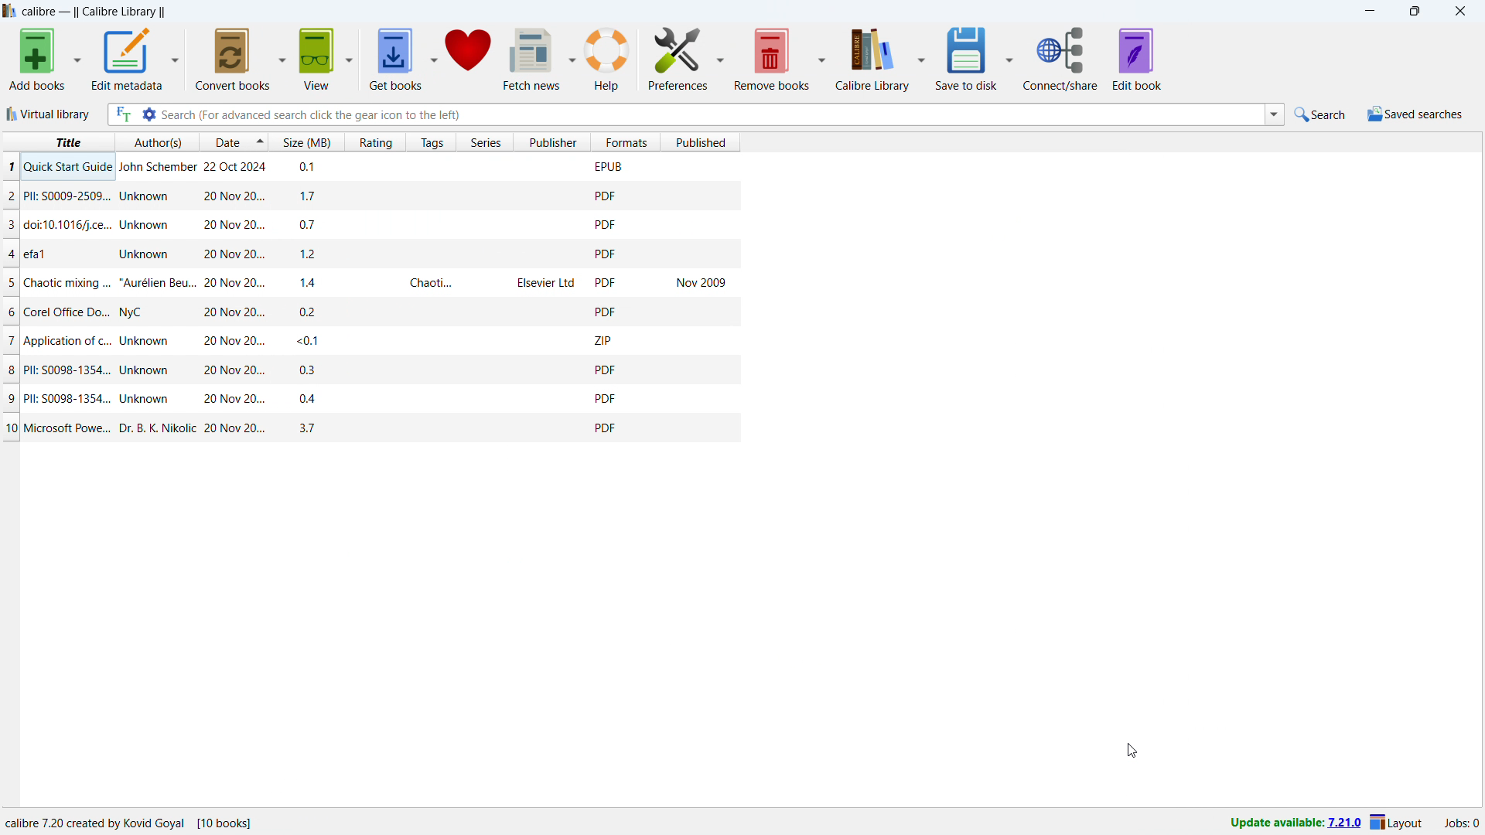 The height and width of the screenshot is (835, 1485). I want to click on logo, so click(10, 11).